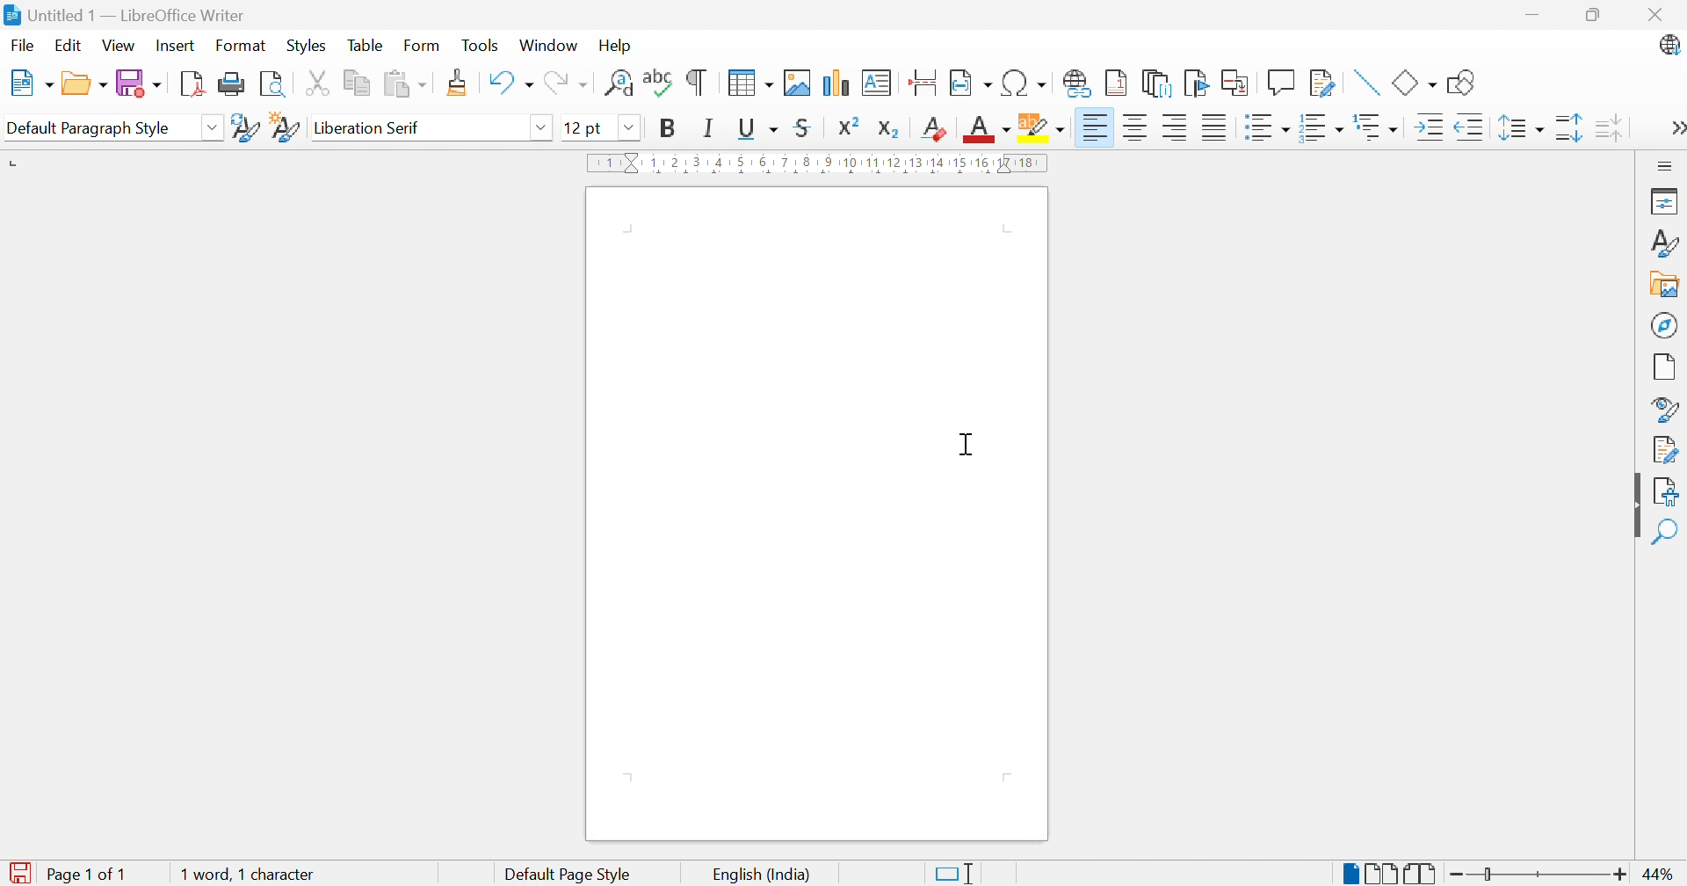  I want to click on View, so click(119, 47).